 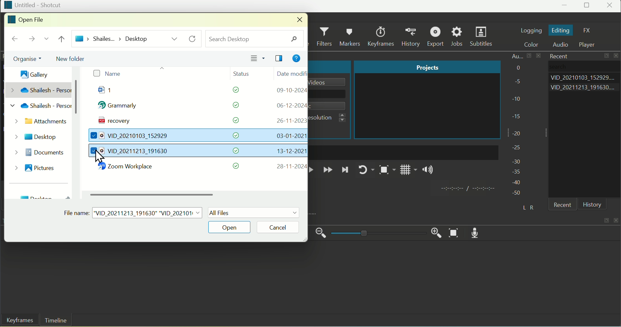 What do you see at coordinates (245, 73) in the screenshot?
I see `Status` at bounding box center [245, 73].